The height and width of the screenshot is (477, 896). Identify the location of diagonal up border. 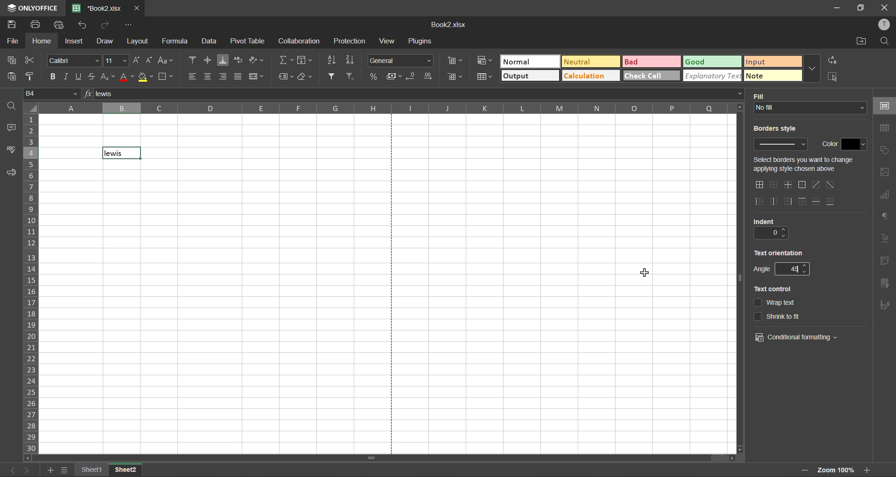
(814, 185).